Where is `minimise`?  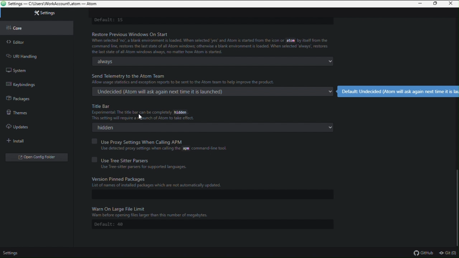 minimise is located at coordinates (420, 4).